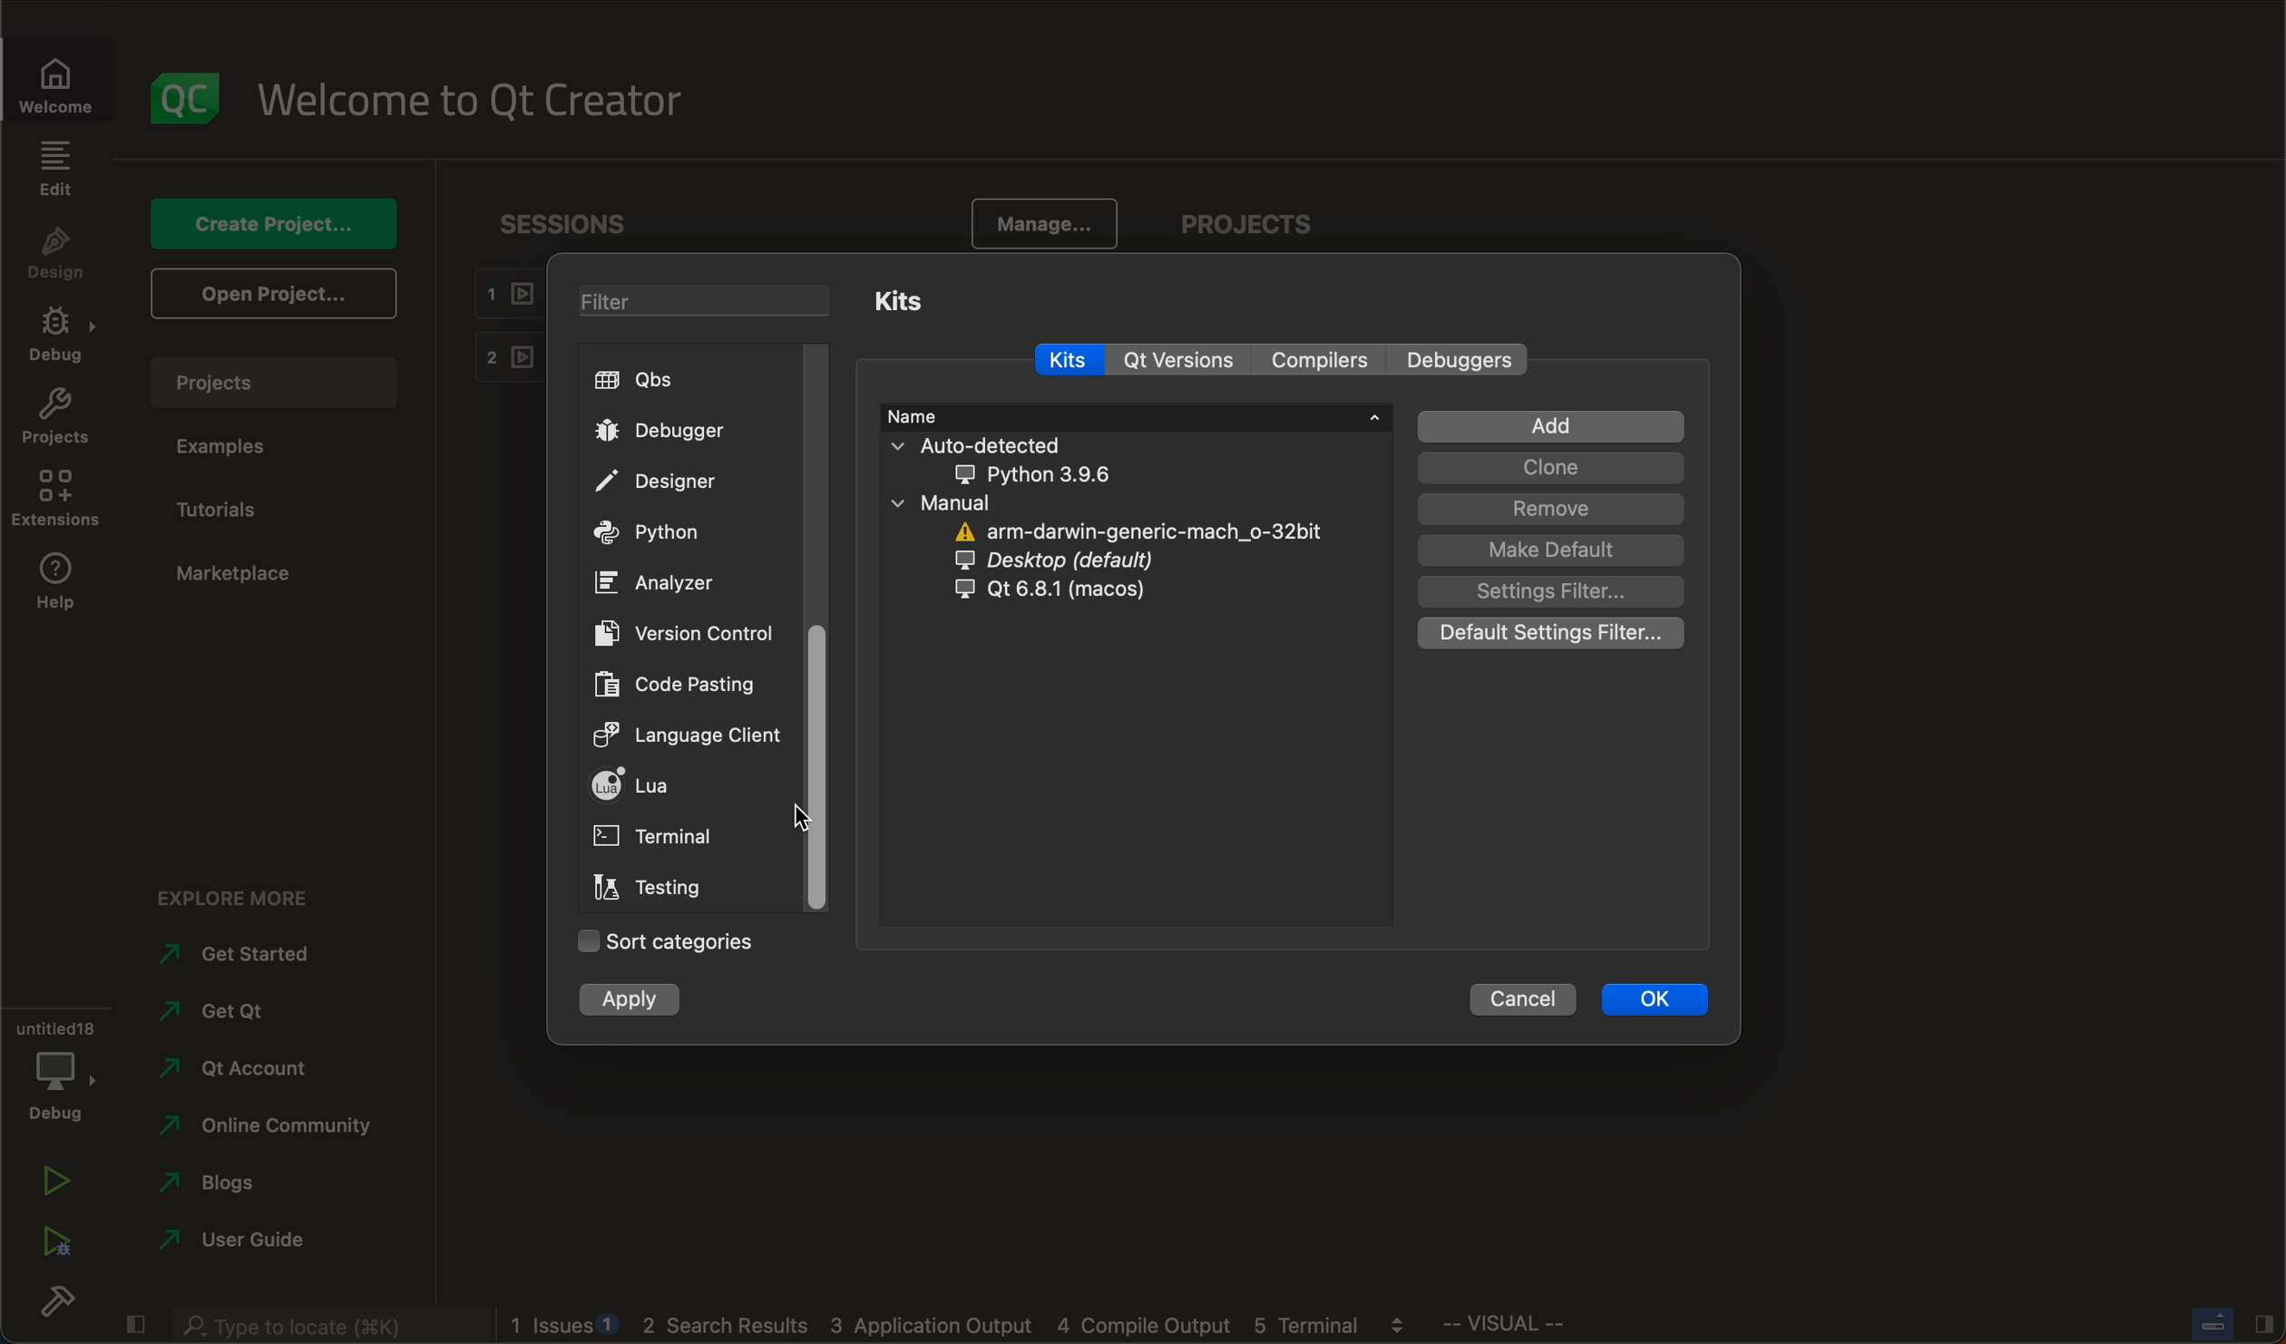 The image size is (2286, 1344). What do you see at coordinates (1568, 1329) in the screenshot?
I see `visual` at bounding box center [1568, 1329].